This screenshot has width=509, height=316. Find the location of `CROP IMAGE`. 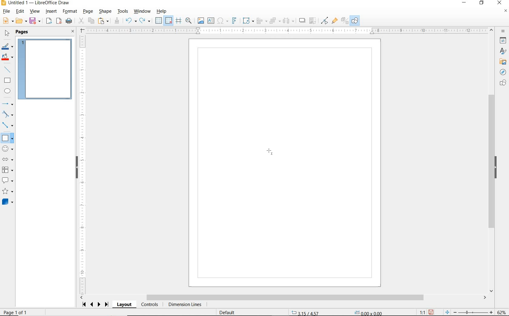

CROP IMAGE is located at coordinates (313, 21).